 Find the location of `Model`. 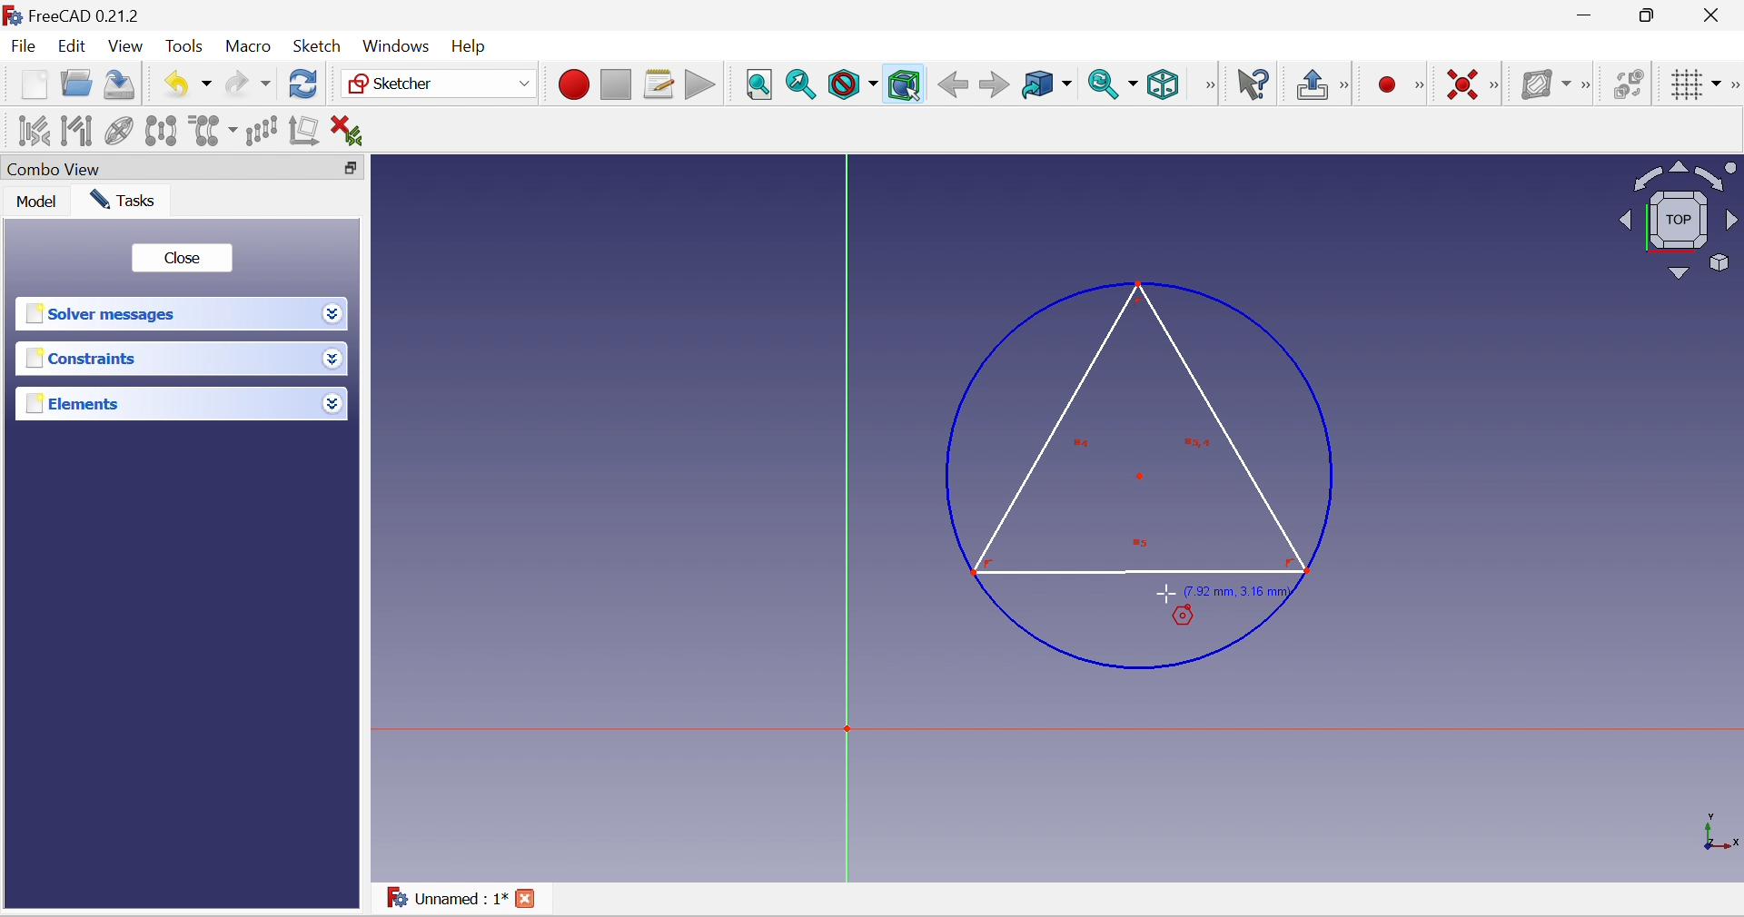

Model is located at coordinates (32, 202).